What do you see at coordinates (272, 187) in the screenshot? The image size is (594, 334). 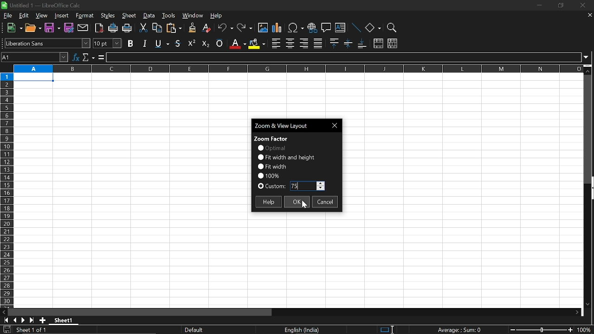 I see `custom` at bounding box center [272, 187].